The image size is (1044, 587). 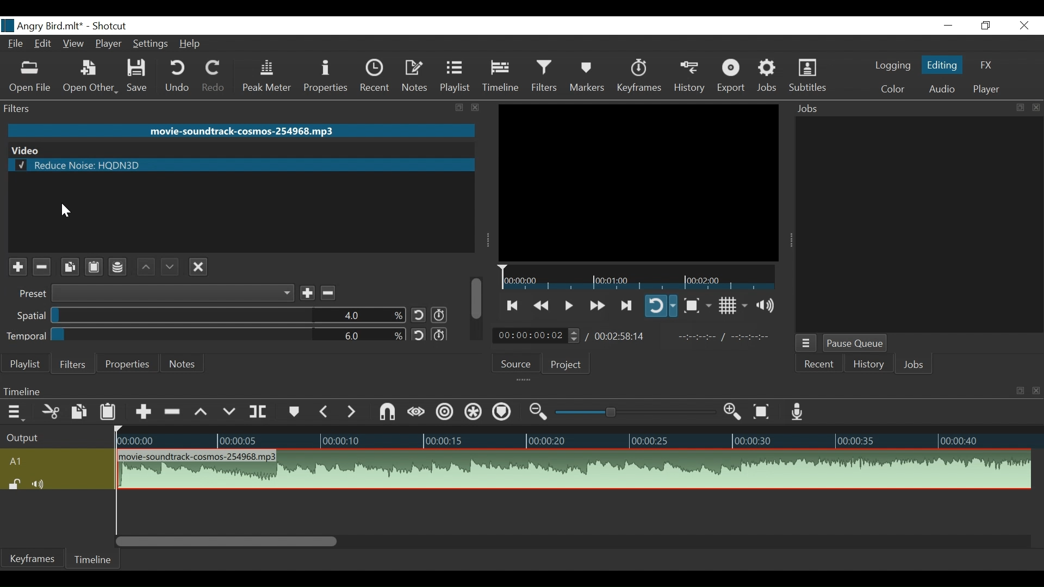 What do you see at coordinates (627, 305) in the screenshot?
I see `Play forward quickly` at bounding box center [627, 305].